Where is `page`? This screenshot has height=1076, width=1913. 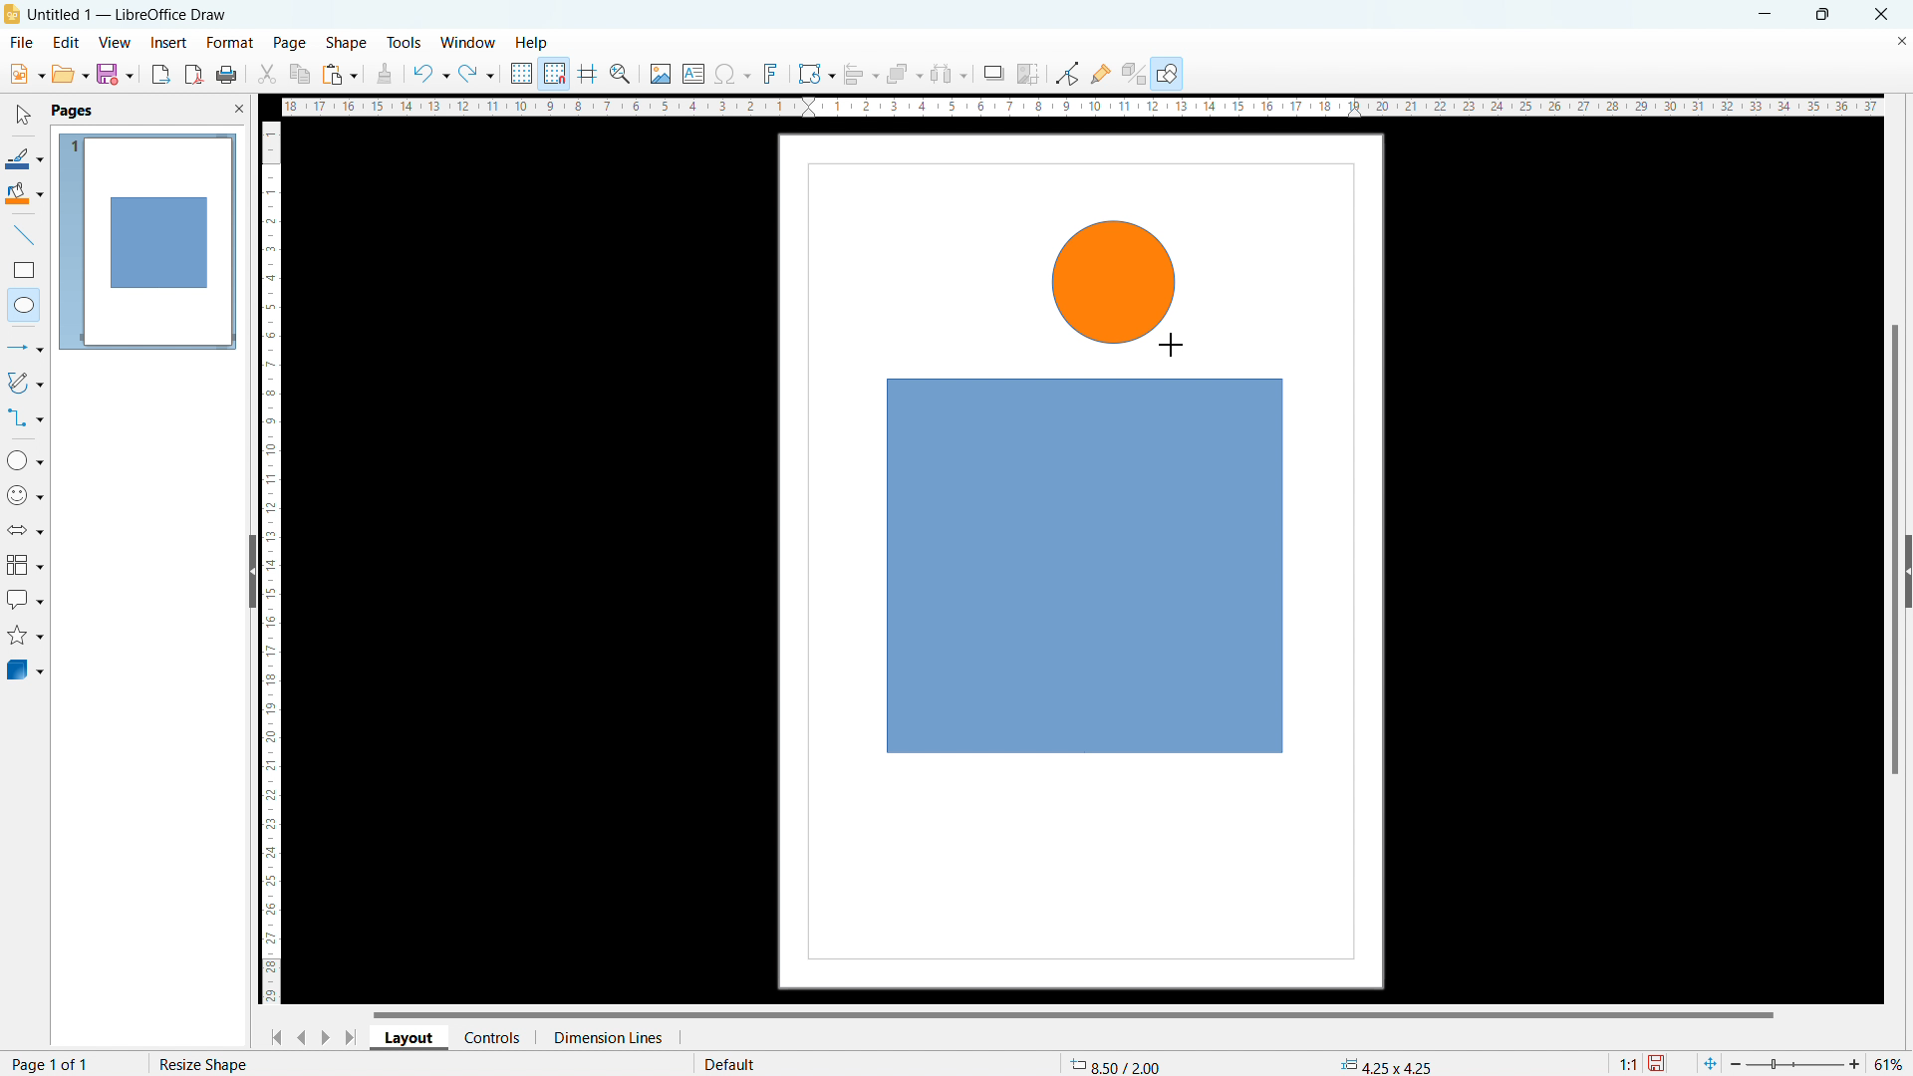 page is located at coordinates (290, 42).